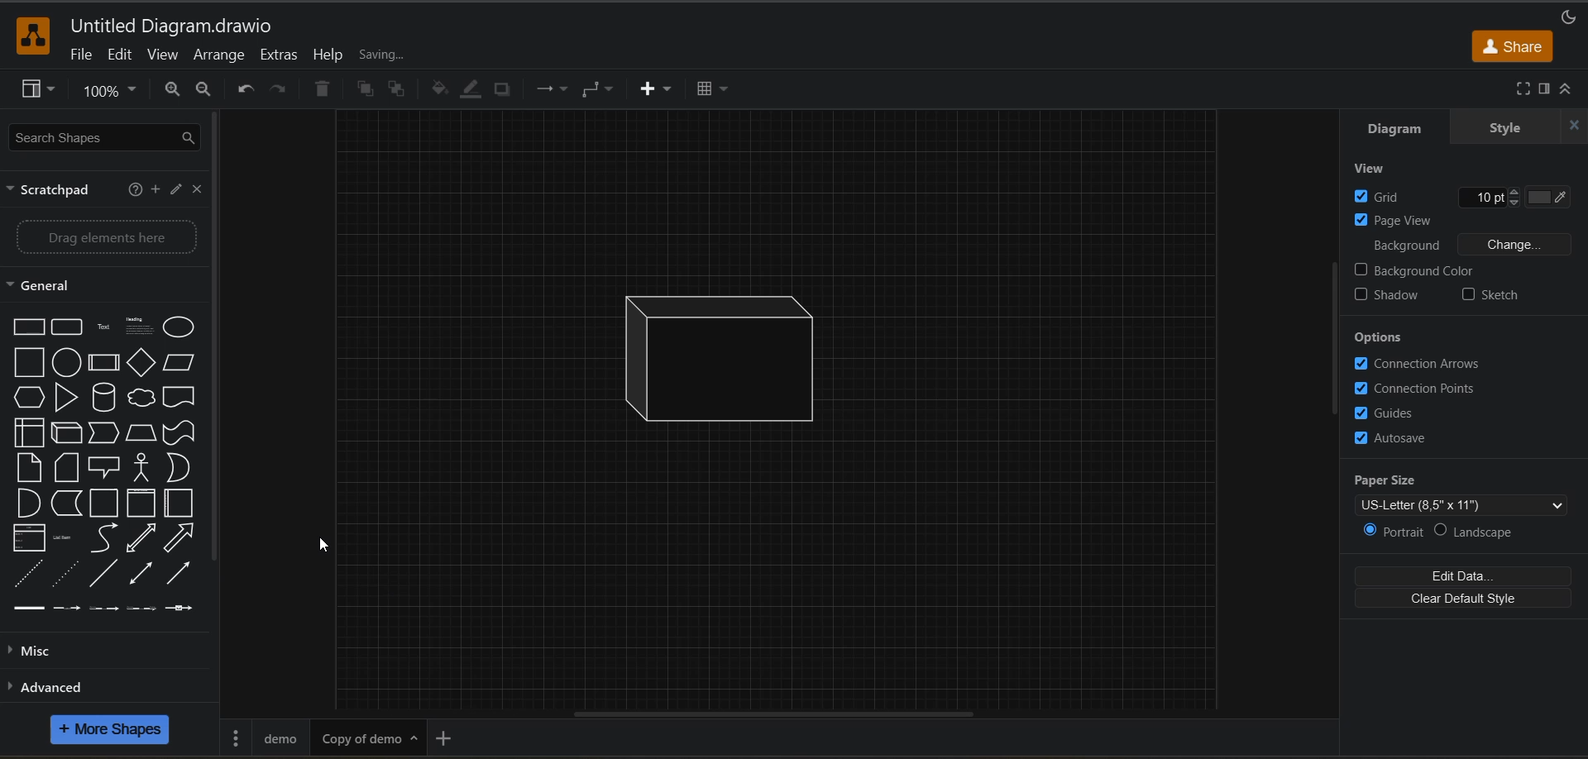 The height and width of the screenshot is (759, 1588). What do you see at coordinates (1486, 533) in the screenshot?
I see `landscape` at bounding box center [1486, 533].